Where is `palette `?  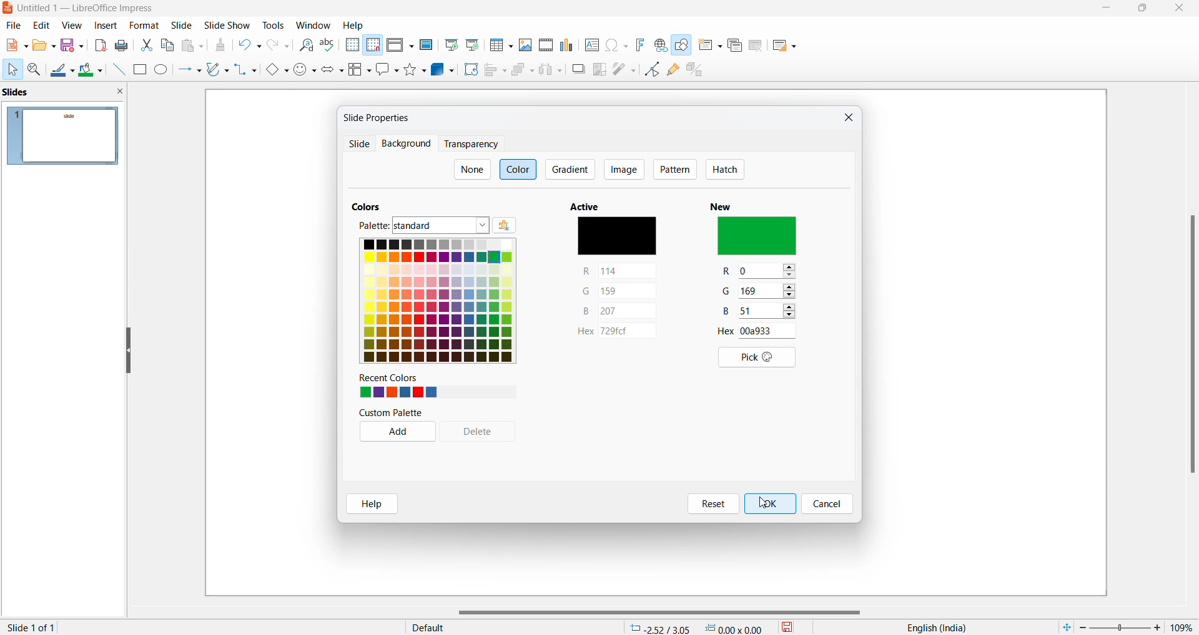
palette  is located at coordinates (370, 225).